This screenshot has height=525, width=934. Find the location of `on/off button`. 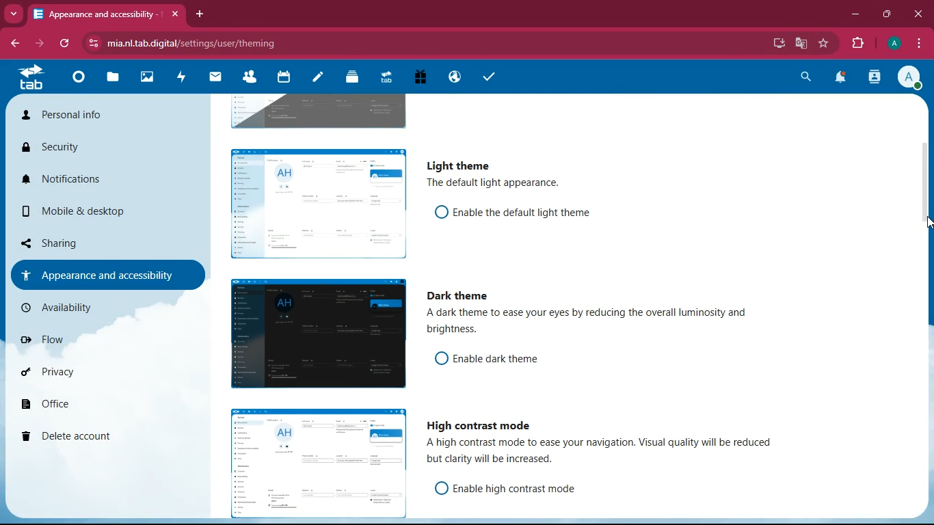

on/off button is located at coordinates (436, 211).